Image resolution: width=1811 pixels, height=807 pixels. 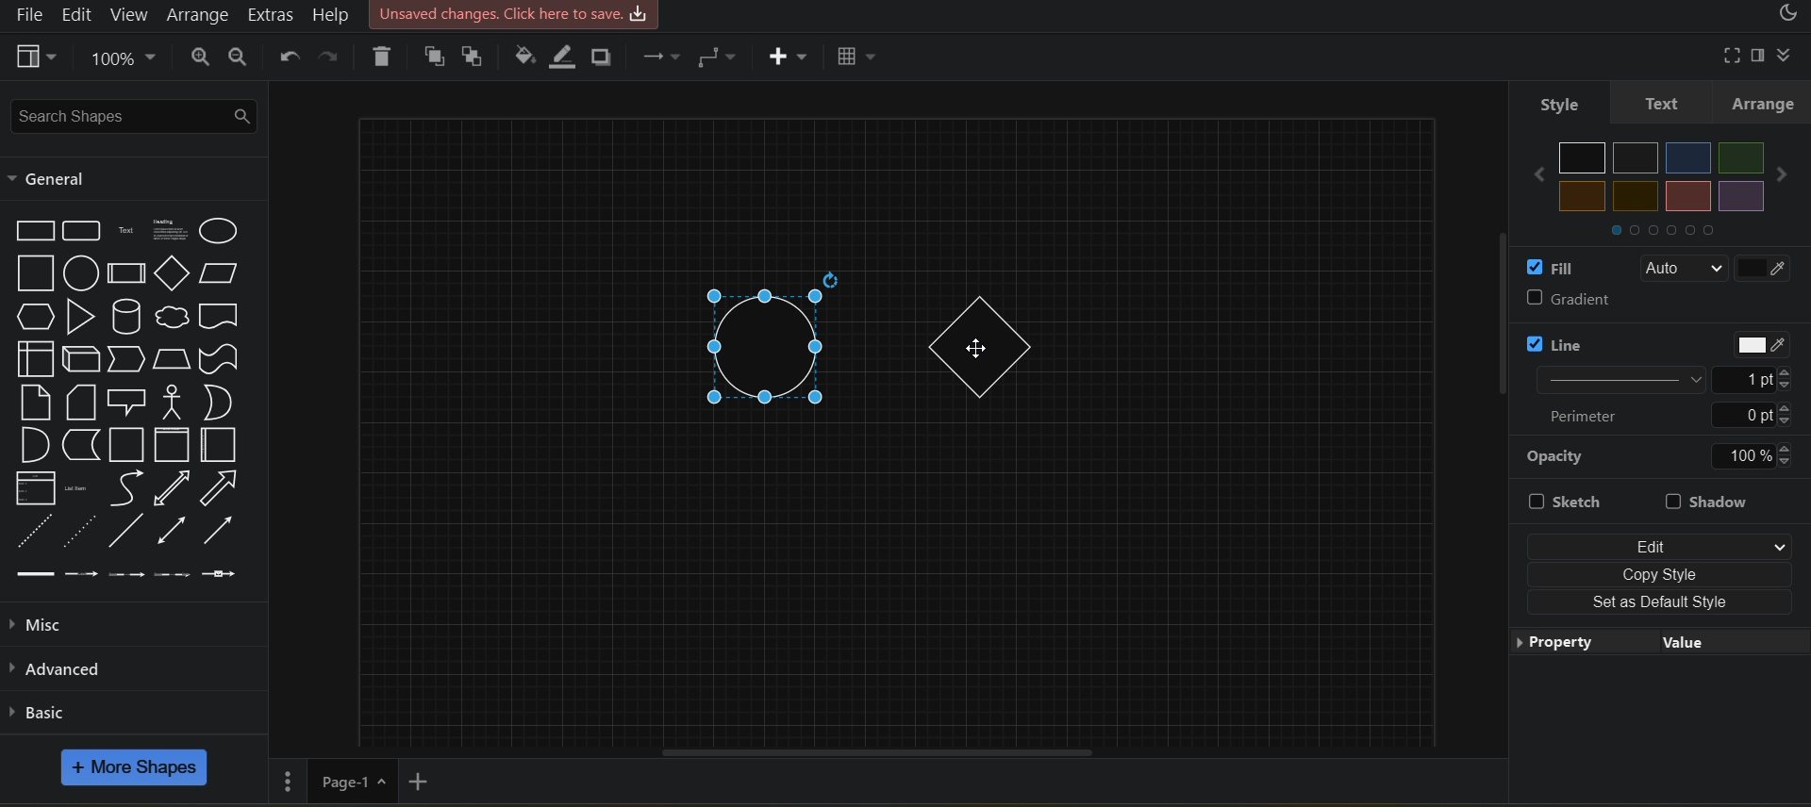 What do you see at coordinates (522, 58) in the screenshot?
I see `fill color` at bounding box center [522, 58].